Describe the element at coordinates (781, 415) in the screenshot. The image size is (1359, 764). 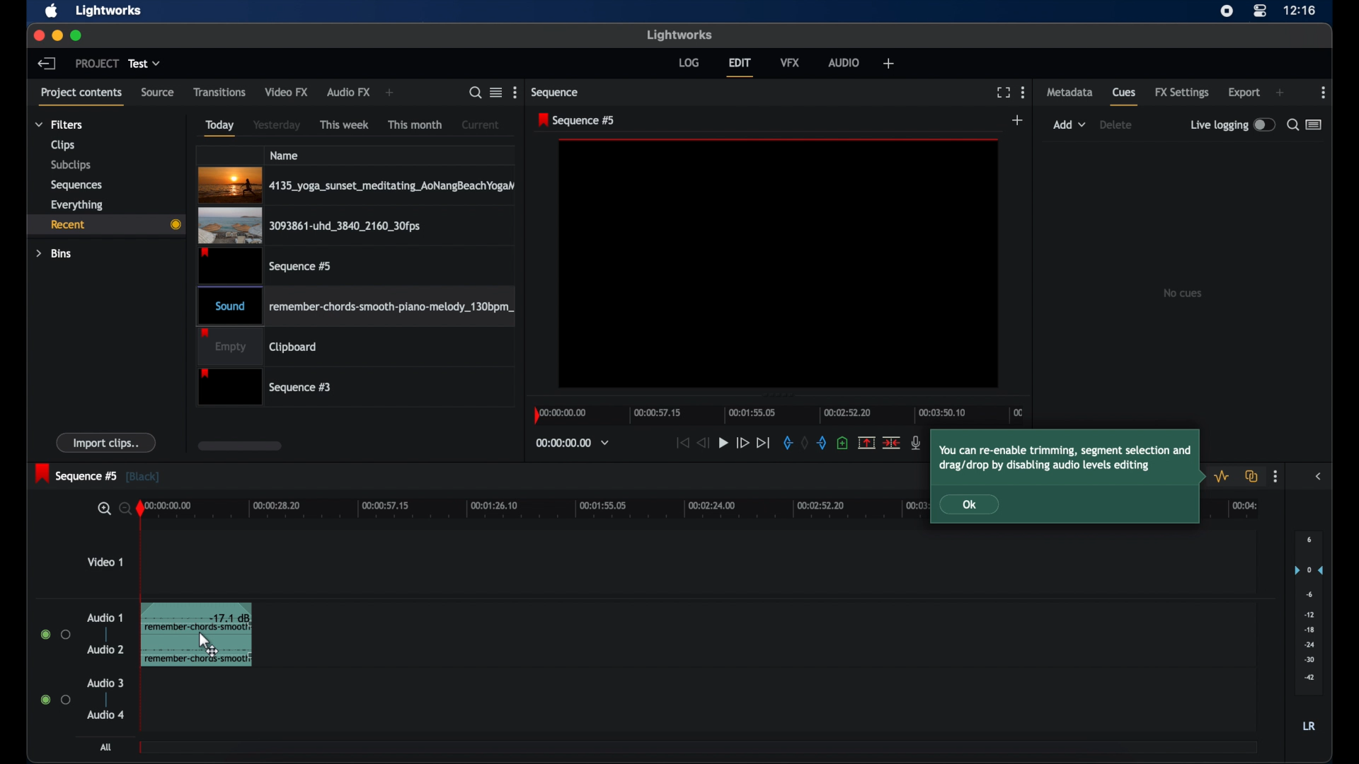
I see `timeline` at that location.